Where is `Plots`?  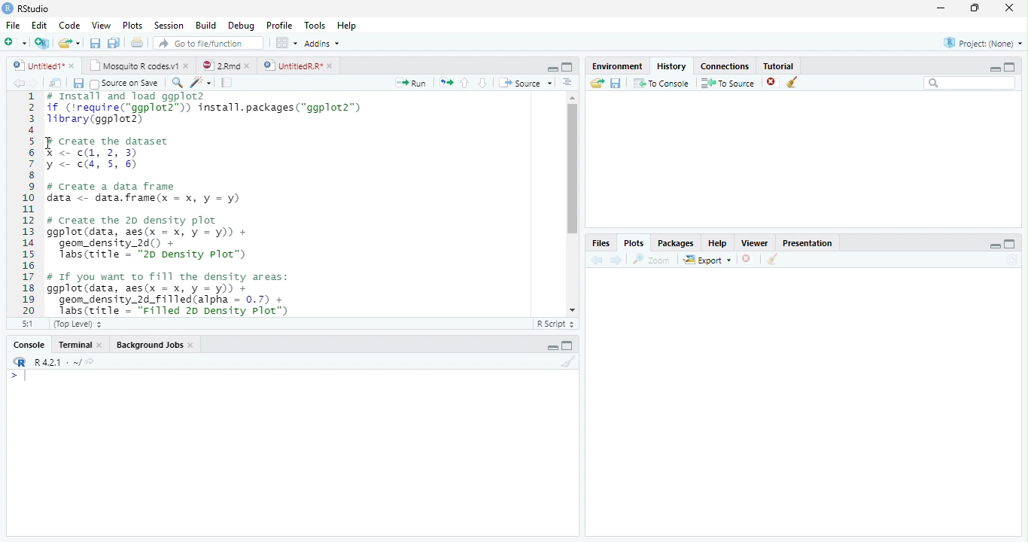
Plots is located at coordinates (633, 242).